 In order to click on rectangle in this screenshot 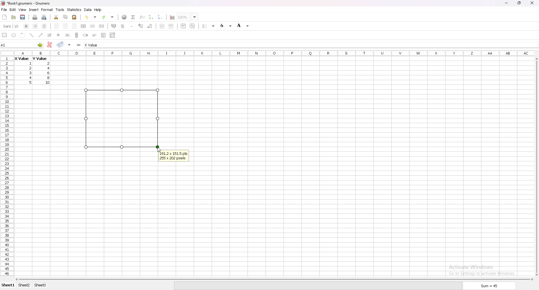, I will do `click(4, 35)`.